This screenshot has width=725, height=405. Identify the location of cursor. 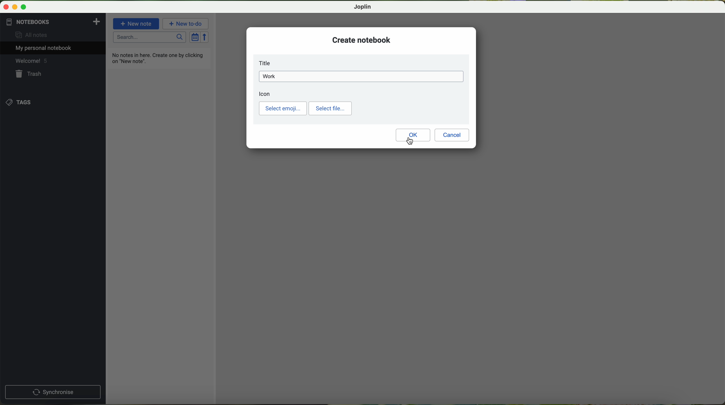
(410, 141).